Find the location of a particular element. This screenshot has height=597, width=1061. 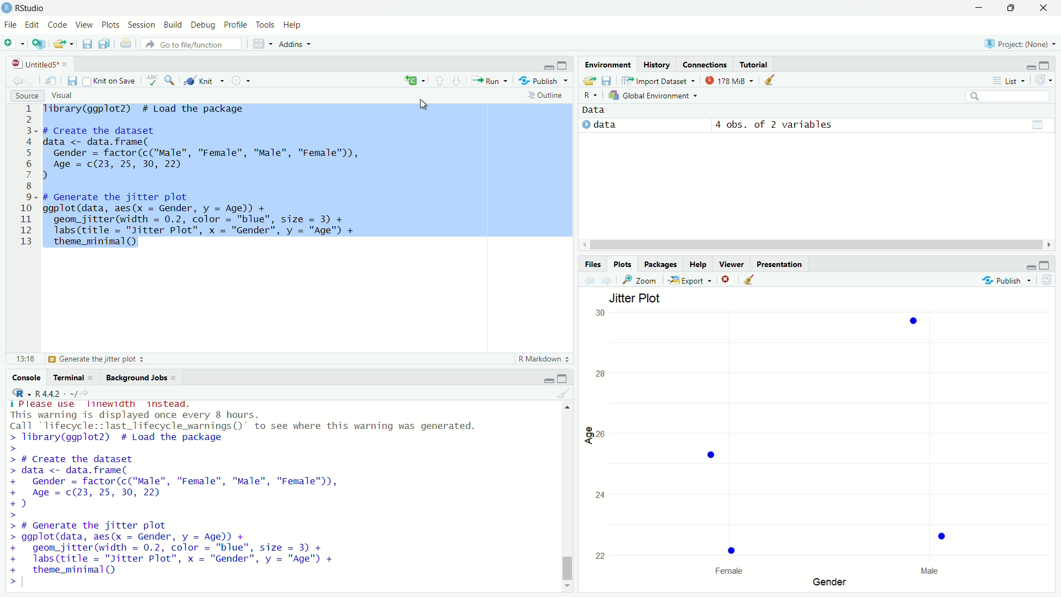

4 obs. of 2 variables is located at coordinates (774, 123).